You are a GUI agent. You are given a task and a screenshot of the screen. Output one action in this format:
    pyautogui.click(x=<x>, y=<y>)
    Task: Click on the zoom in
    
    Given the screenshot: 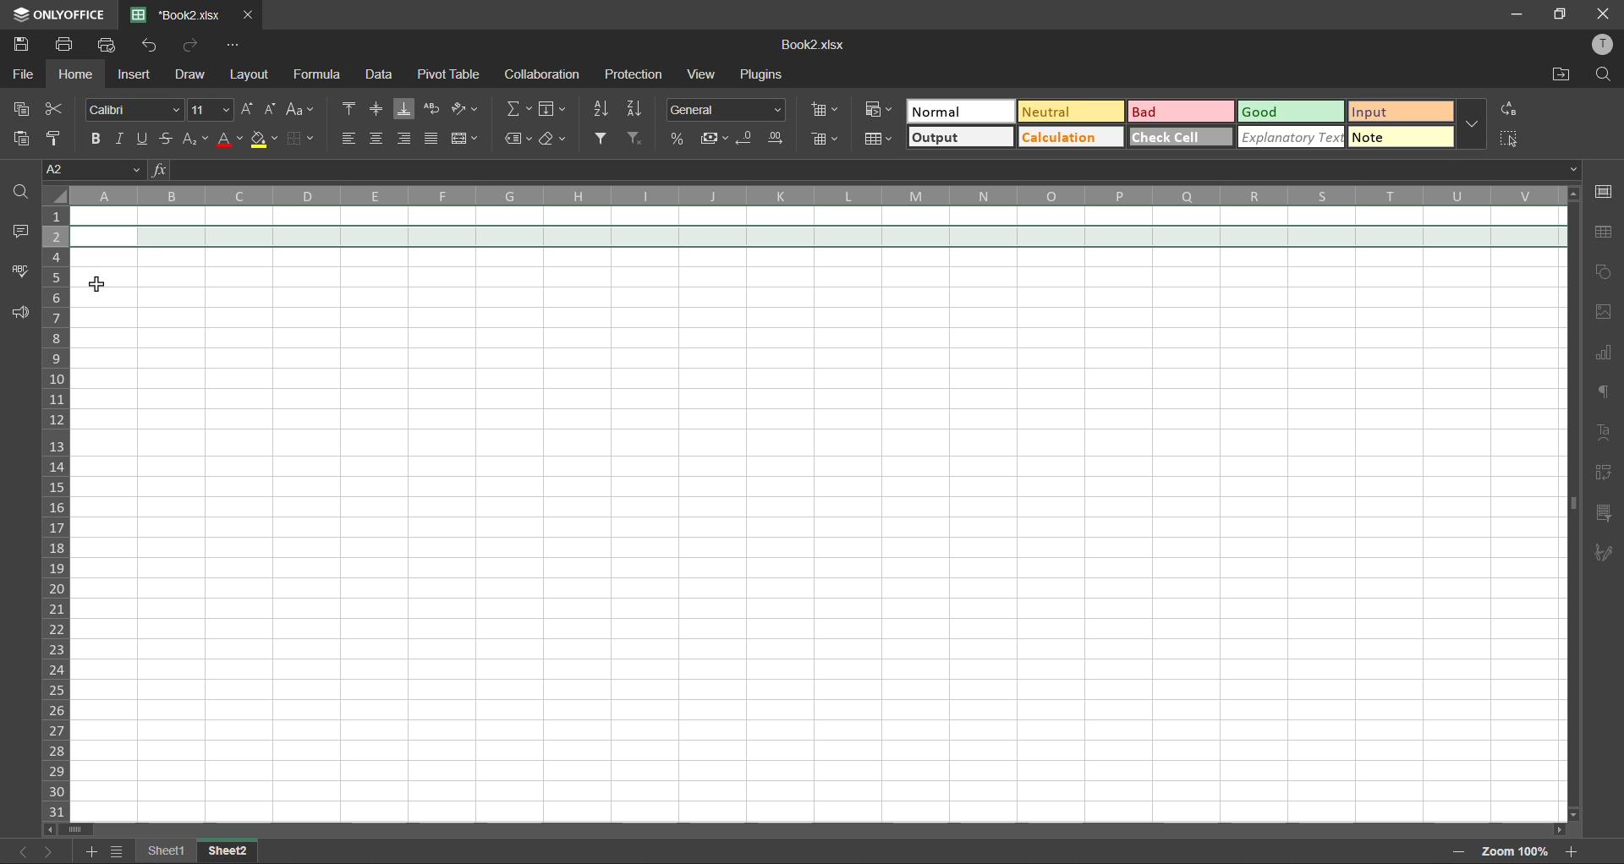 What is the action you would take?
    pyautogui.click(x=1570, y=850)
    